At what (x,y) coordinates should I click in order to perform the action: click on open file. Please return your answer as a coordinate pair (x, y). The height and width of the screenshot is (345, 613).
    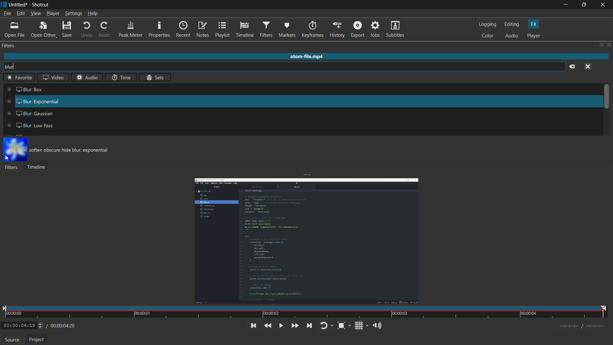
    Looking at the image, I should click on (15, 30).